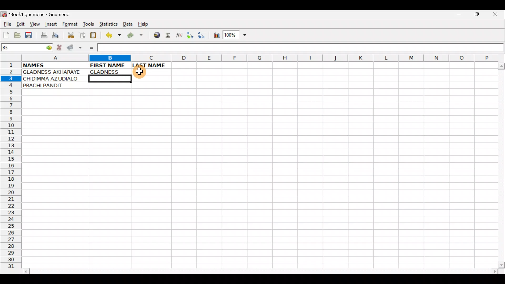 The height and width of the screenshot is (284, 505). I want to click on Redo undone action, so click(136, 36).